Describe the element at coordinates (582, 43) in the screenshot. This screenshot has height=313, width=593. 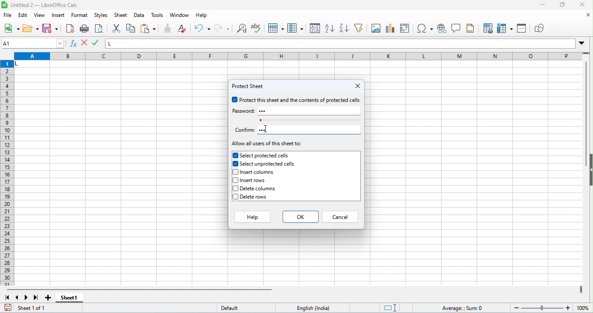
I see `drop down` at that location.